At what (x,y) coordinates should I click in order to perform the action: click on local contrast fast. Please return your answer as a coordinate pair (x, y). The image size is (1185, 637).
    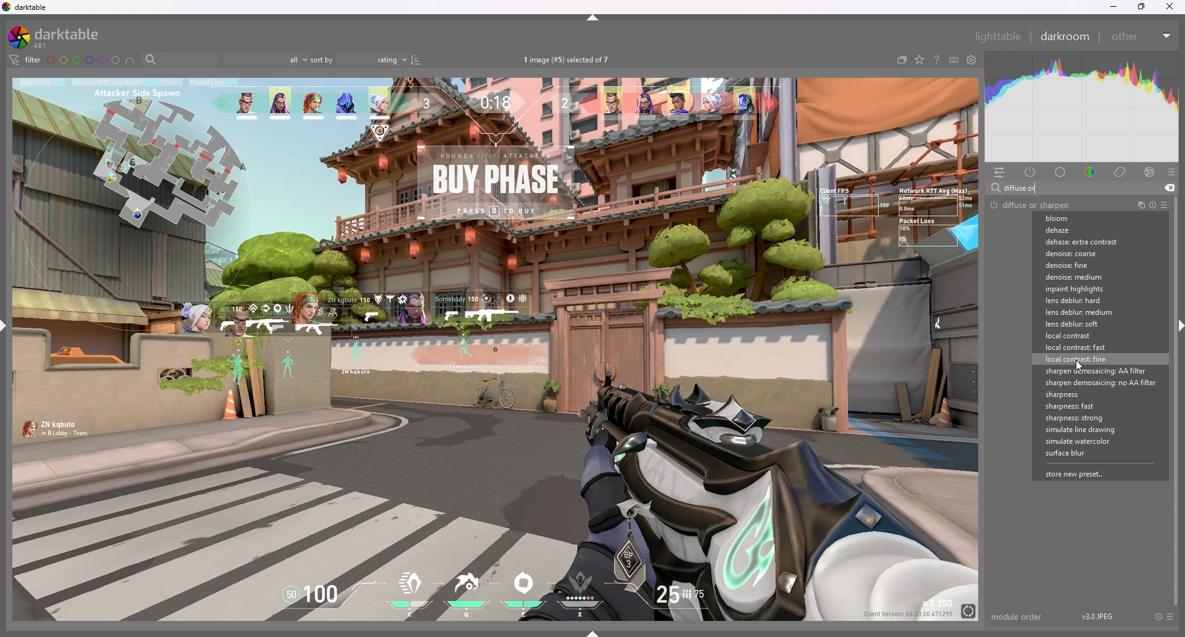
    Looking at the image, I should click on (1088, 348).